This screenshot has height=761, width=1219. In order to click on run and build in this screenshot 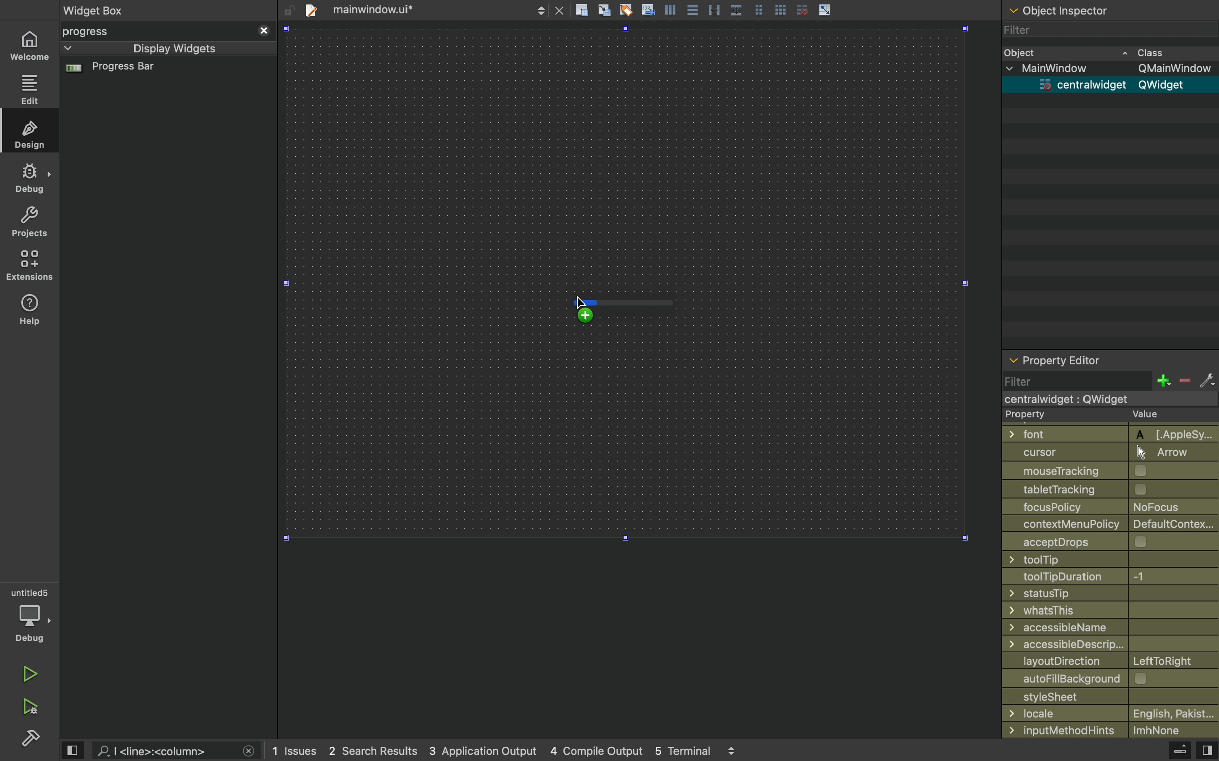, I will do `click(29, 707)`.